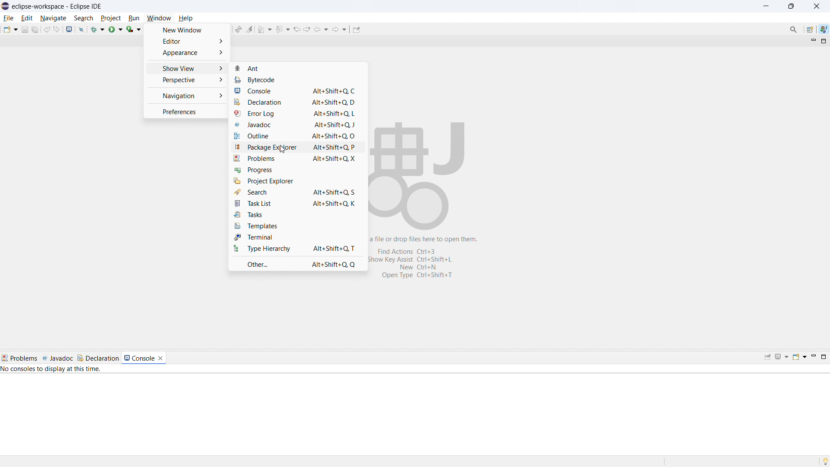 This screenshot has height=467, width=830. Describe the element at coordinates (810, 29) in the screenshot. I see `open perspective` at that location.